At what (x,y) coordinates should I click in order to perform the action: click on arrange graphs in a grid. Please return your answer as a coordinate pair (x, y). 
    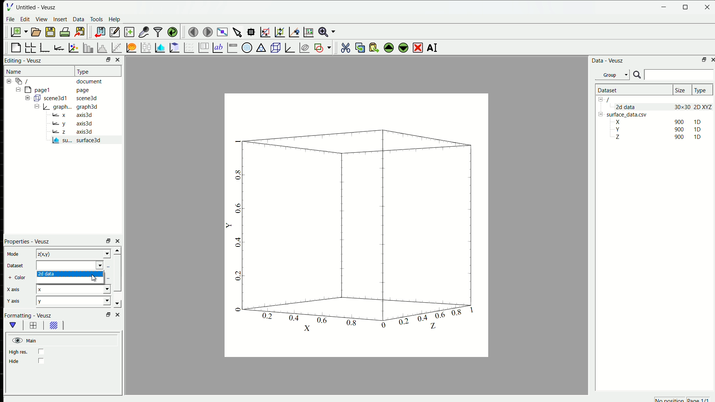
    Looking at the image, I should click on (31, 47).